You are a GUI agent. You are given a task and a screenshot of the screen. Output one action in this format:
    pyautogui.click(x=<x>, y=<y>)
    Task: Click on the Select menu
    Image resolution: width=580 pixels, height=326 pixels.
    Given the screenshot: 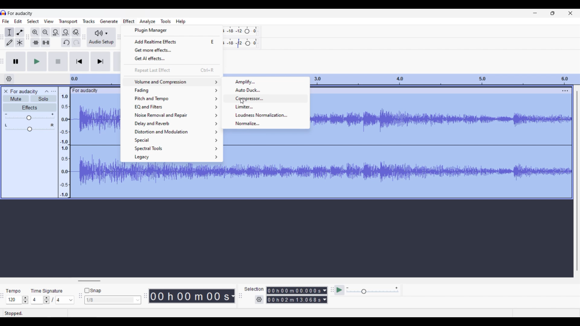 What is the action you would take?
    pyautogui.click(x=33, y=21)
    